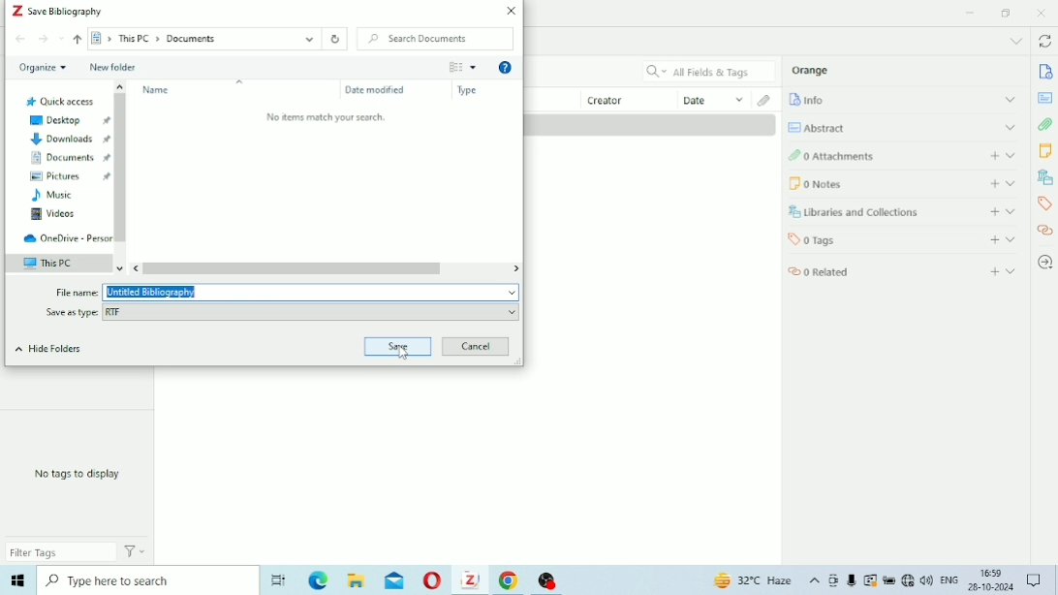 The image size is (1058, 595). What do you see at coordinates (70, 158) in the screenshot?
I see `Documents` at bounding box center [70, 158].